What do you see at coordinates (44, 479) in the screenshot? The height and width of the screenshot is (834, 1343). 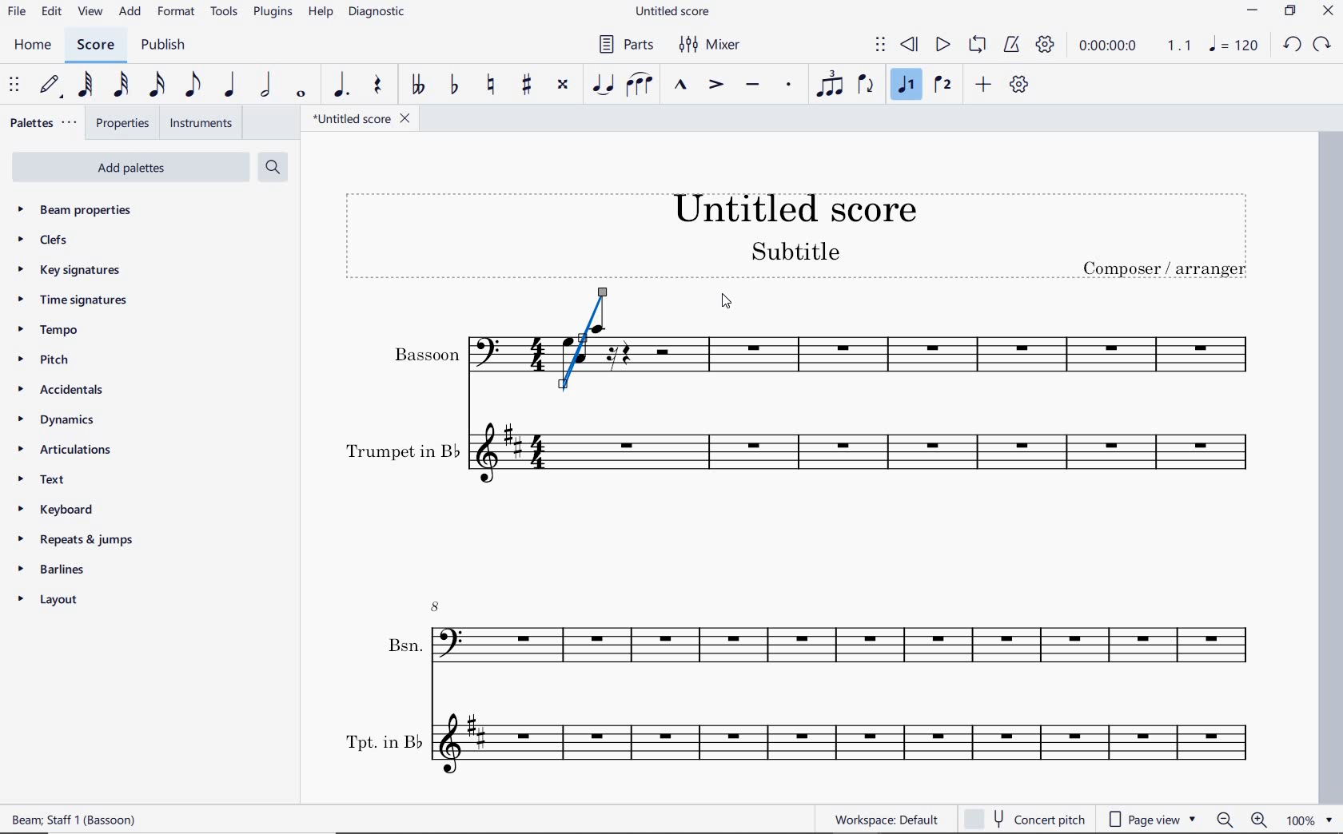 I see `text` at bounding box center [44, 479].